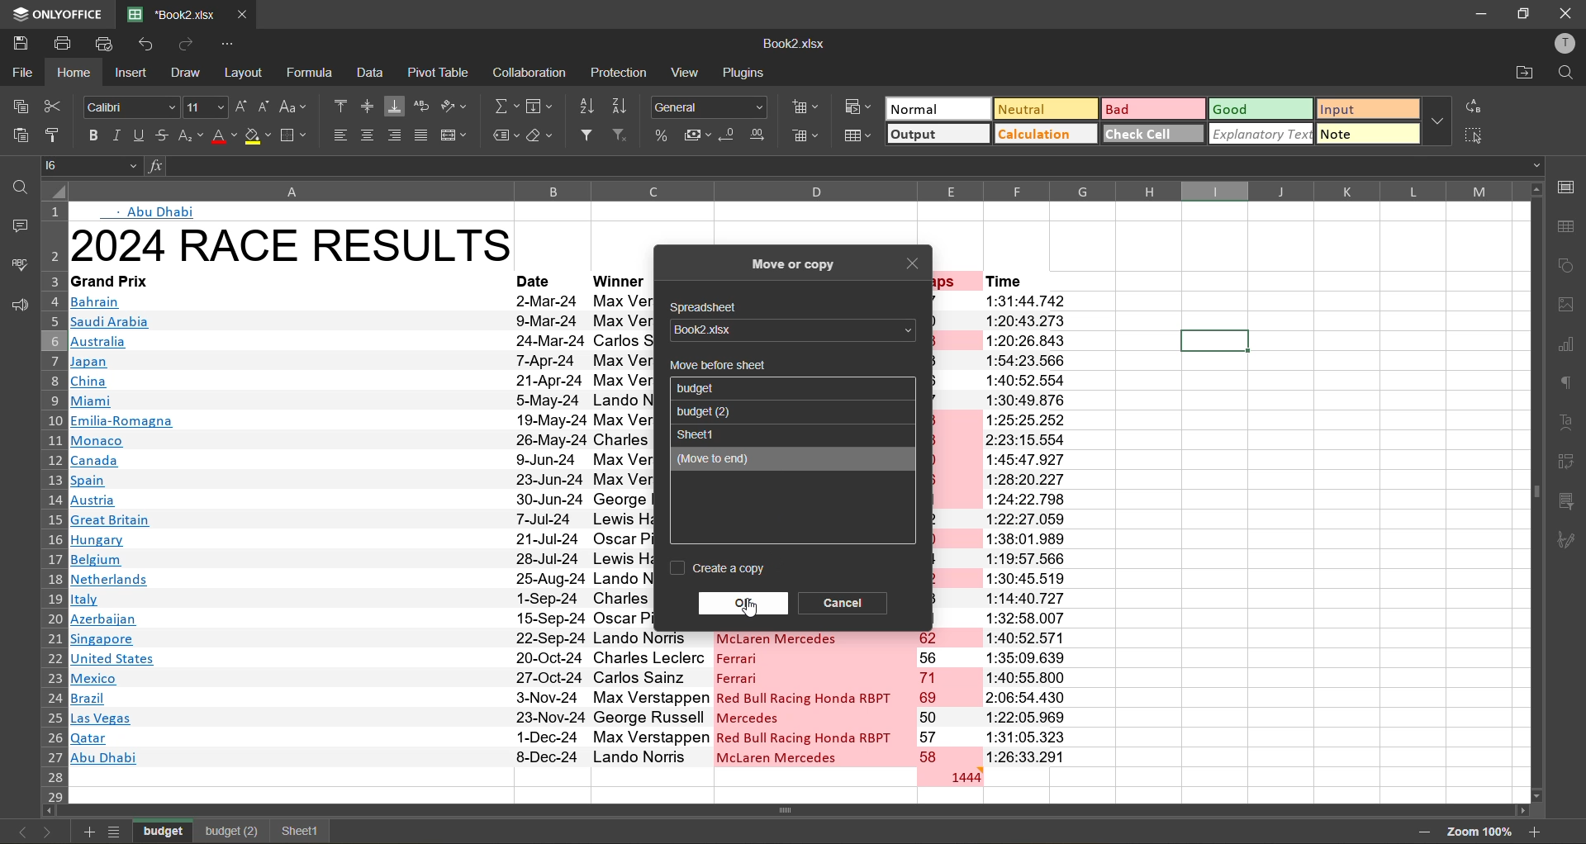 The width and height of the screenshot is (1586, 844). Describe the element at coordinates (663, 135) in the screenshot. I see `percent` at that location.